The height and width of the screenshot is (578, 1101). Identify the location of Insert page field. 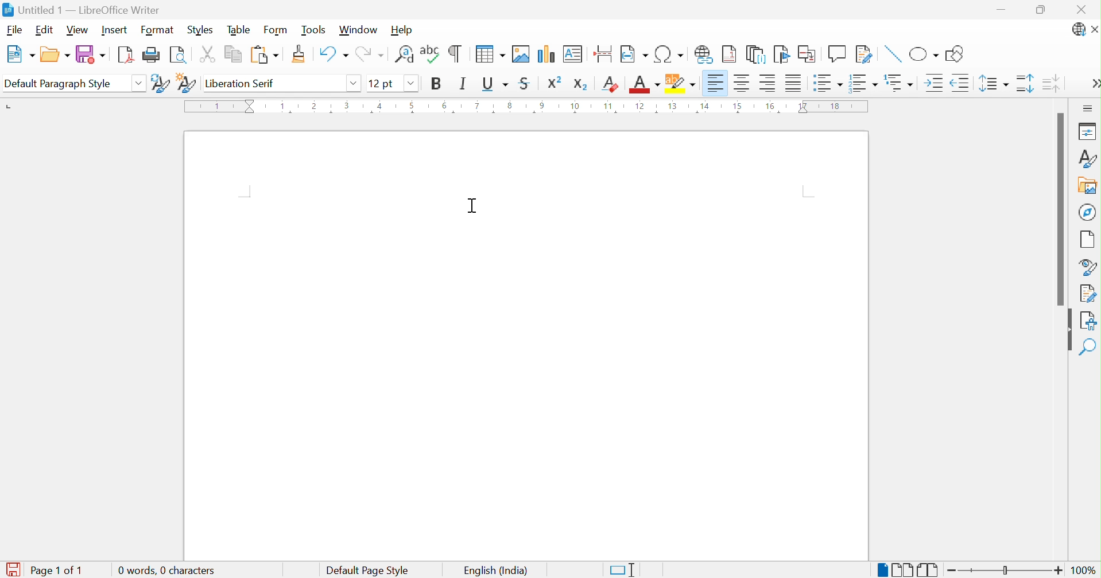
(634, 54).